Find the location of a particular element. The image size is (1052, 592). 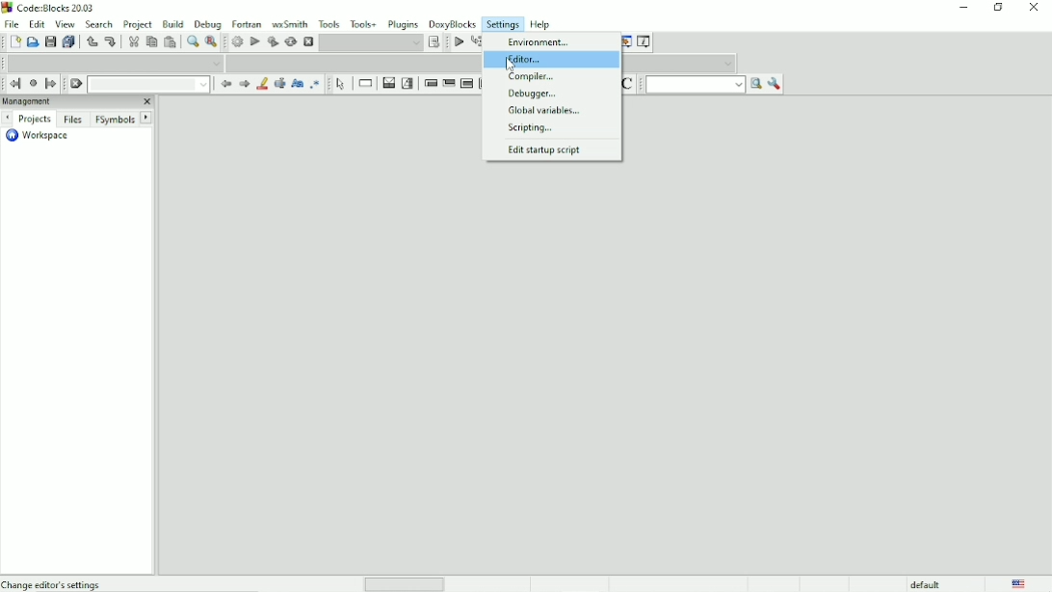

Counting loop is located at coordinates (466, 83).